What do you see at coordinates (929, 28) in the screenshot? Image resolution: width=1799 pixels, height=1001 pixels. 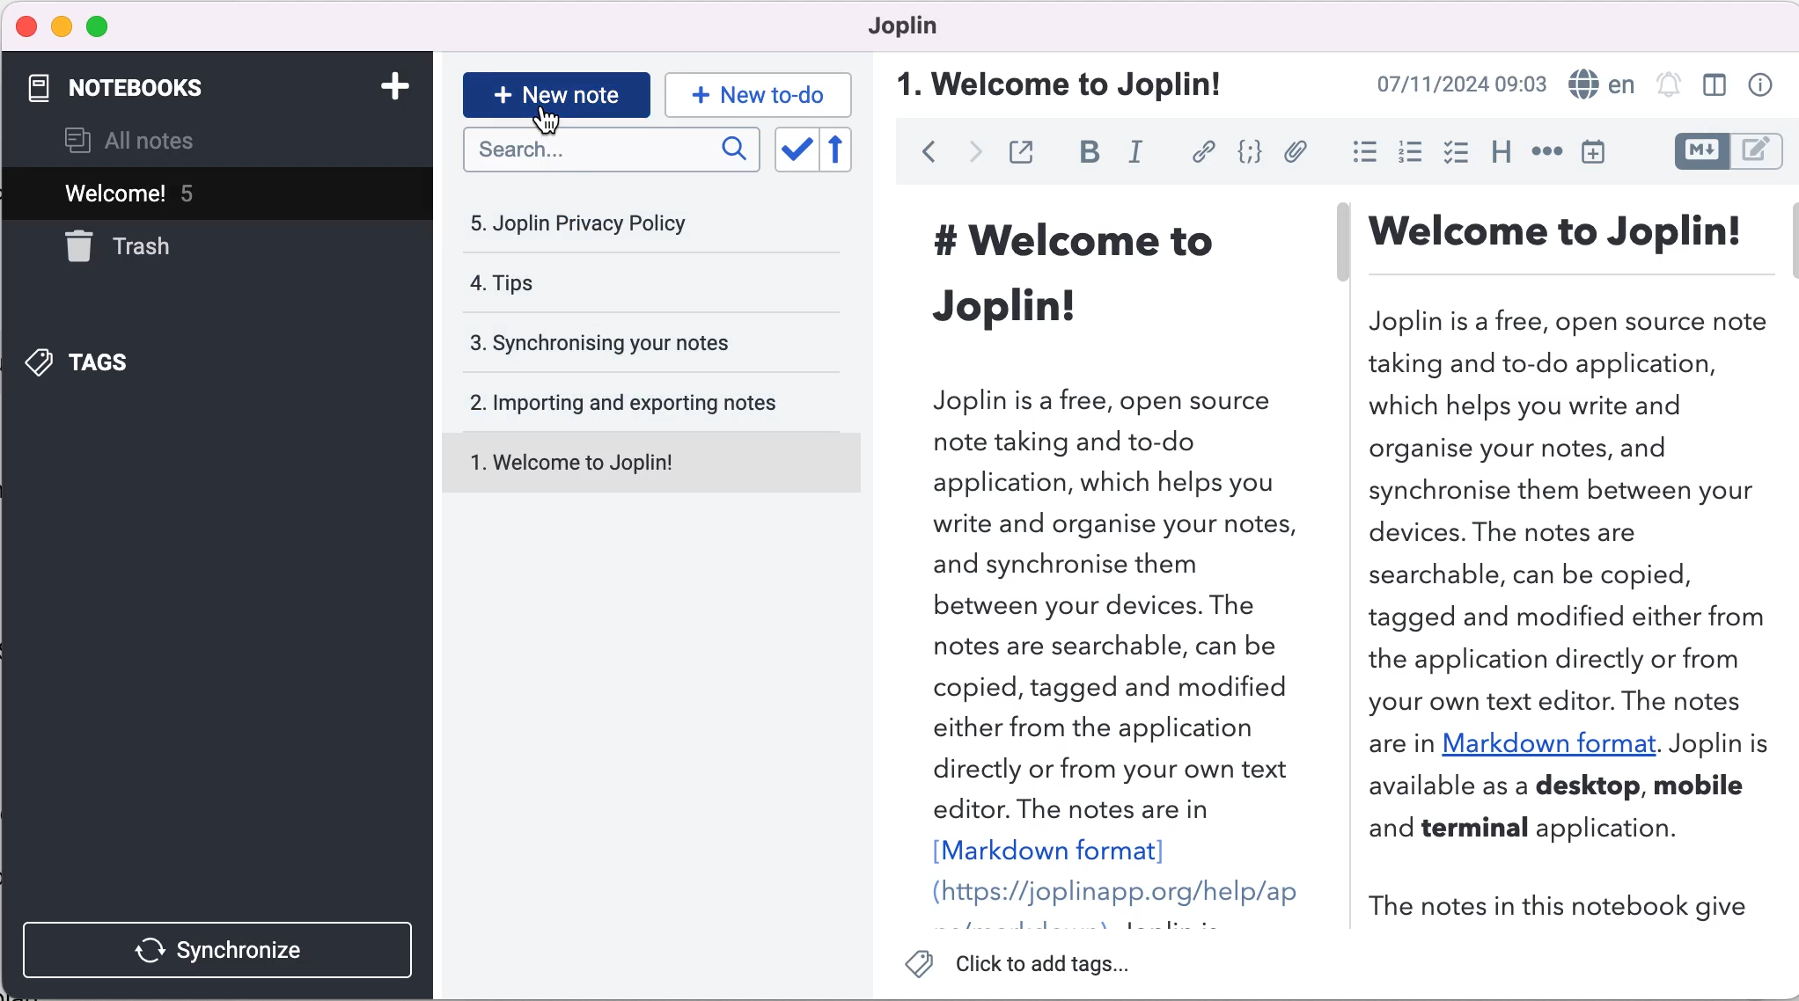 I see `joplin` at bounding box center [929, 28].